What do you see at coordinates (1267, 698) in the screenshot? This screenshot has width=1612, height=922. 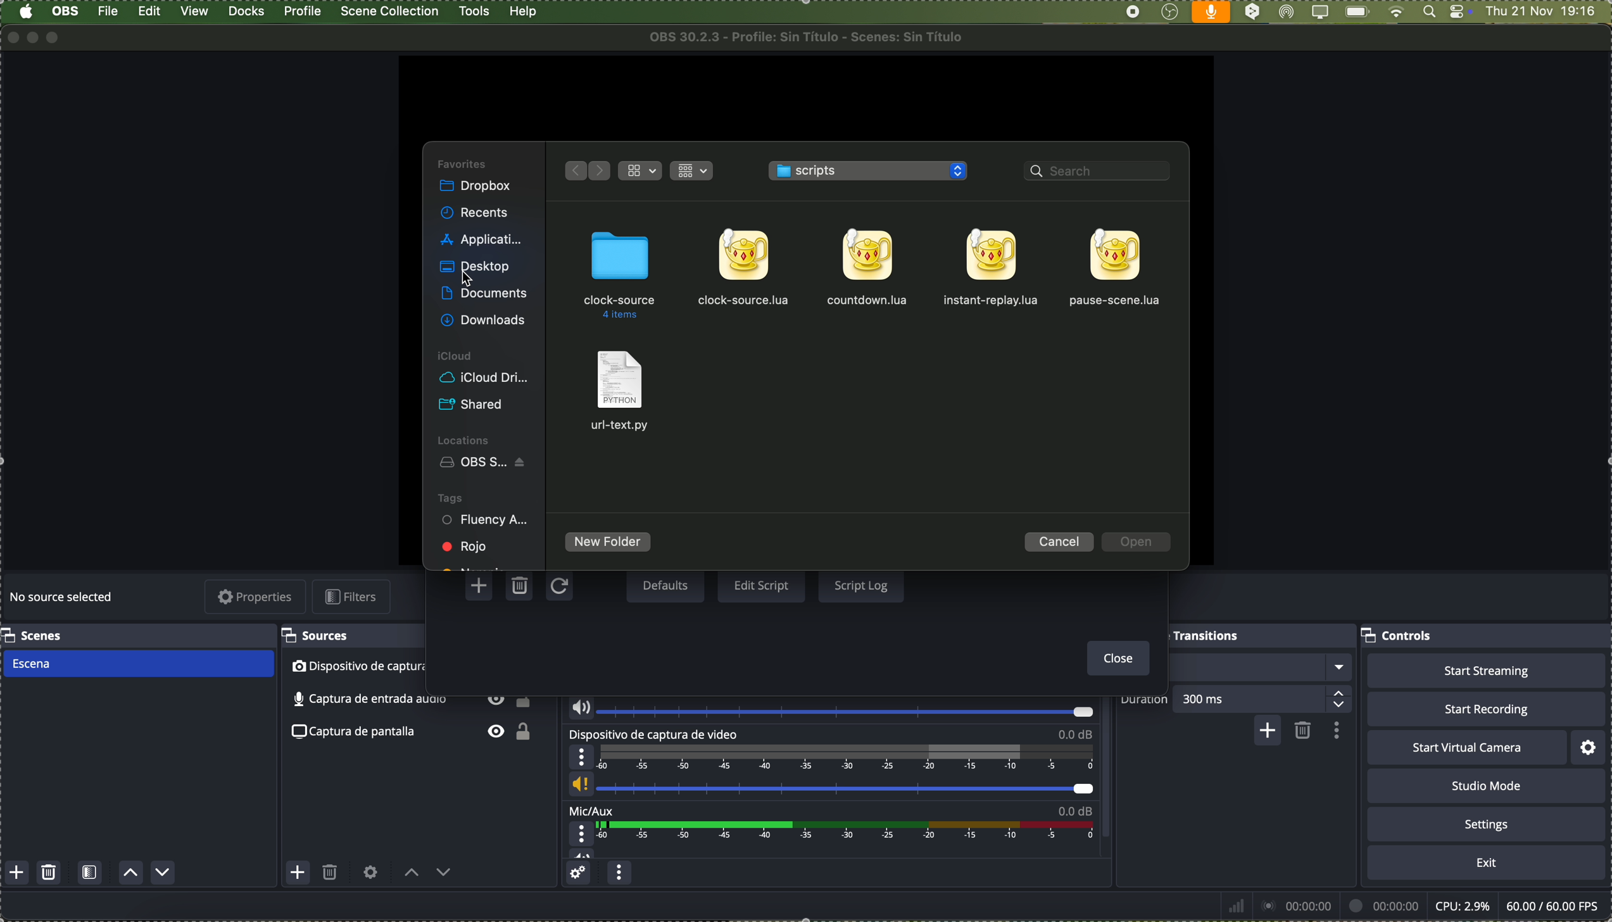 I see `300 ms` at bounding box center [1267, 698].